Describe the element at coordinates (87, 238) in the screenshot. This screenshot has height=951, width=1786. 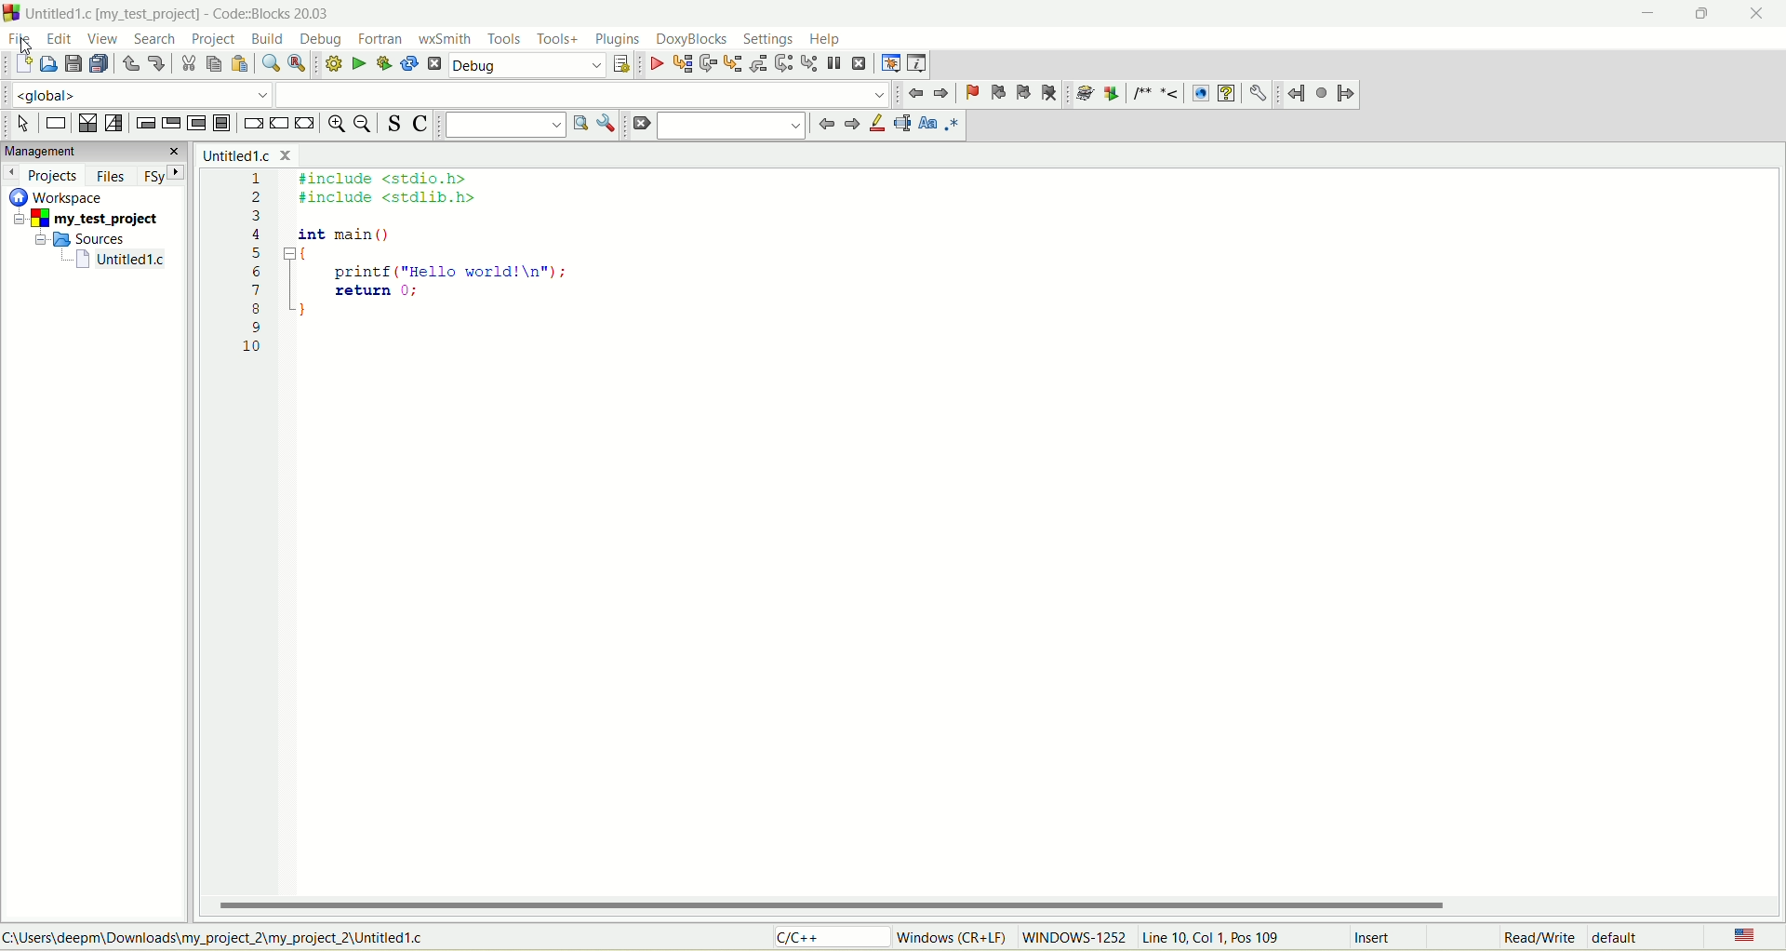
I see `sources` at that location.